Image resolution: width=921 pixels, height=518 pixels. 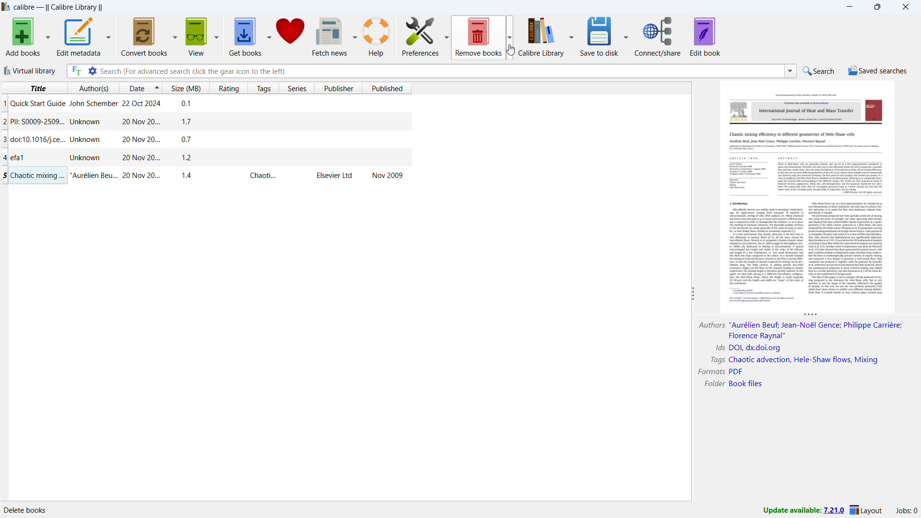 What do you see at coordinates (186, 87) in the screenshot?
I see `sort by size` at bounding box center [186, 87].